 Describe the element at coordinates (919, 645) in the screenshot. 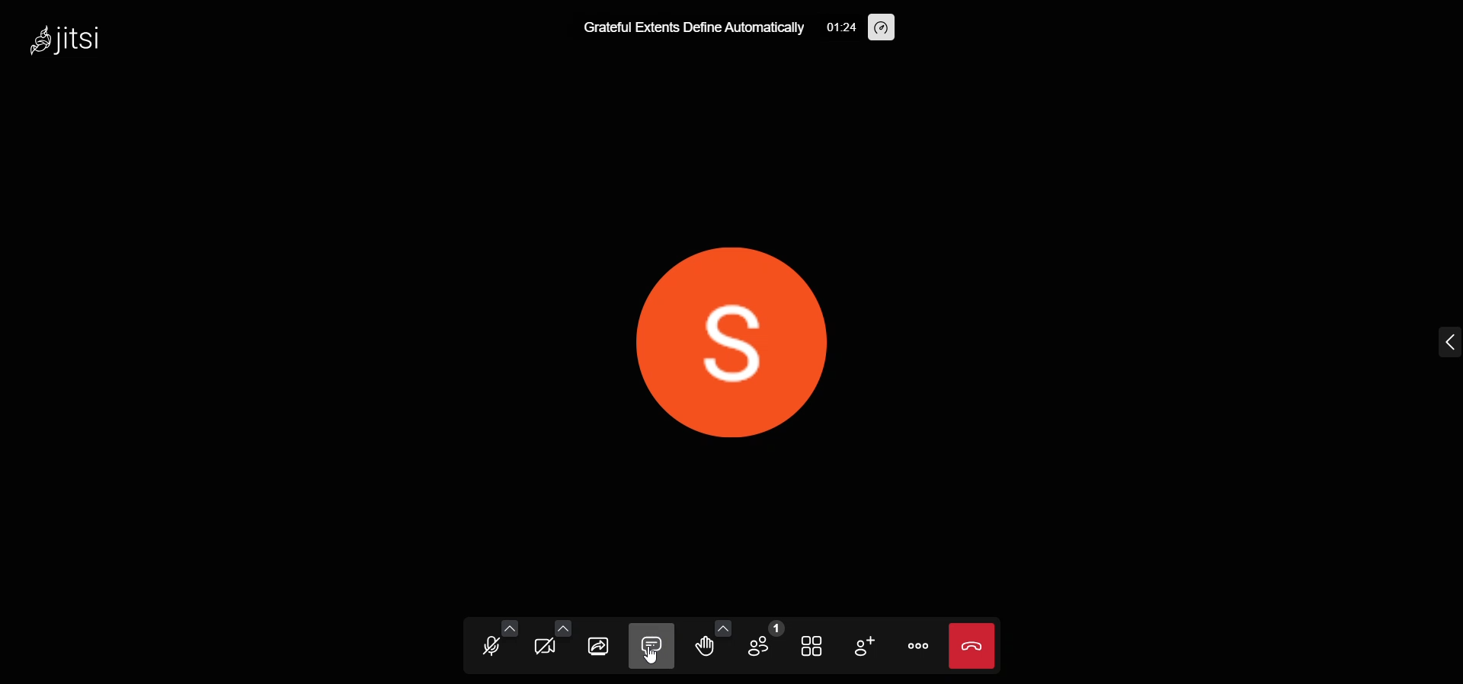

I see `more` at that location.